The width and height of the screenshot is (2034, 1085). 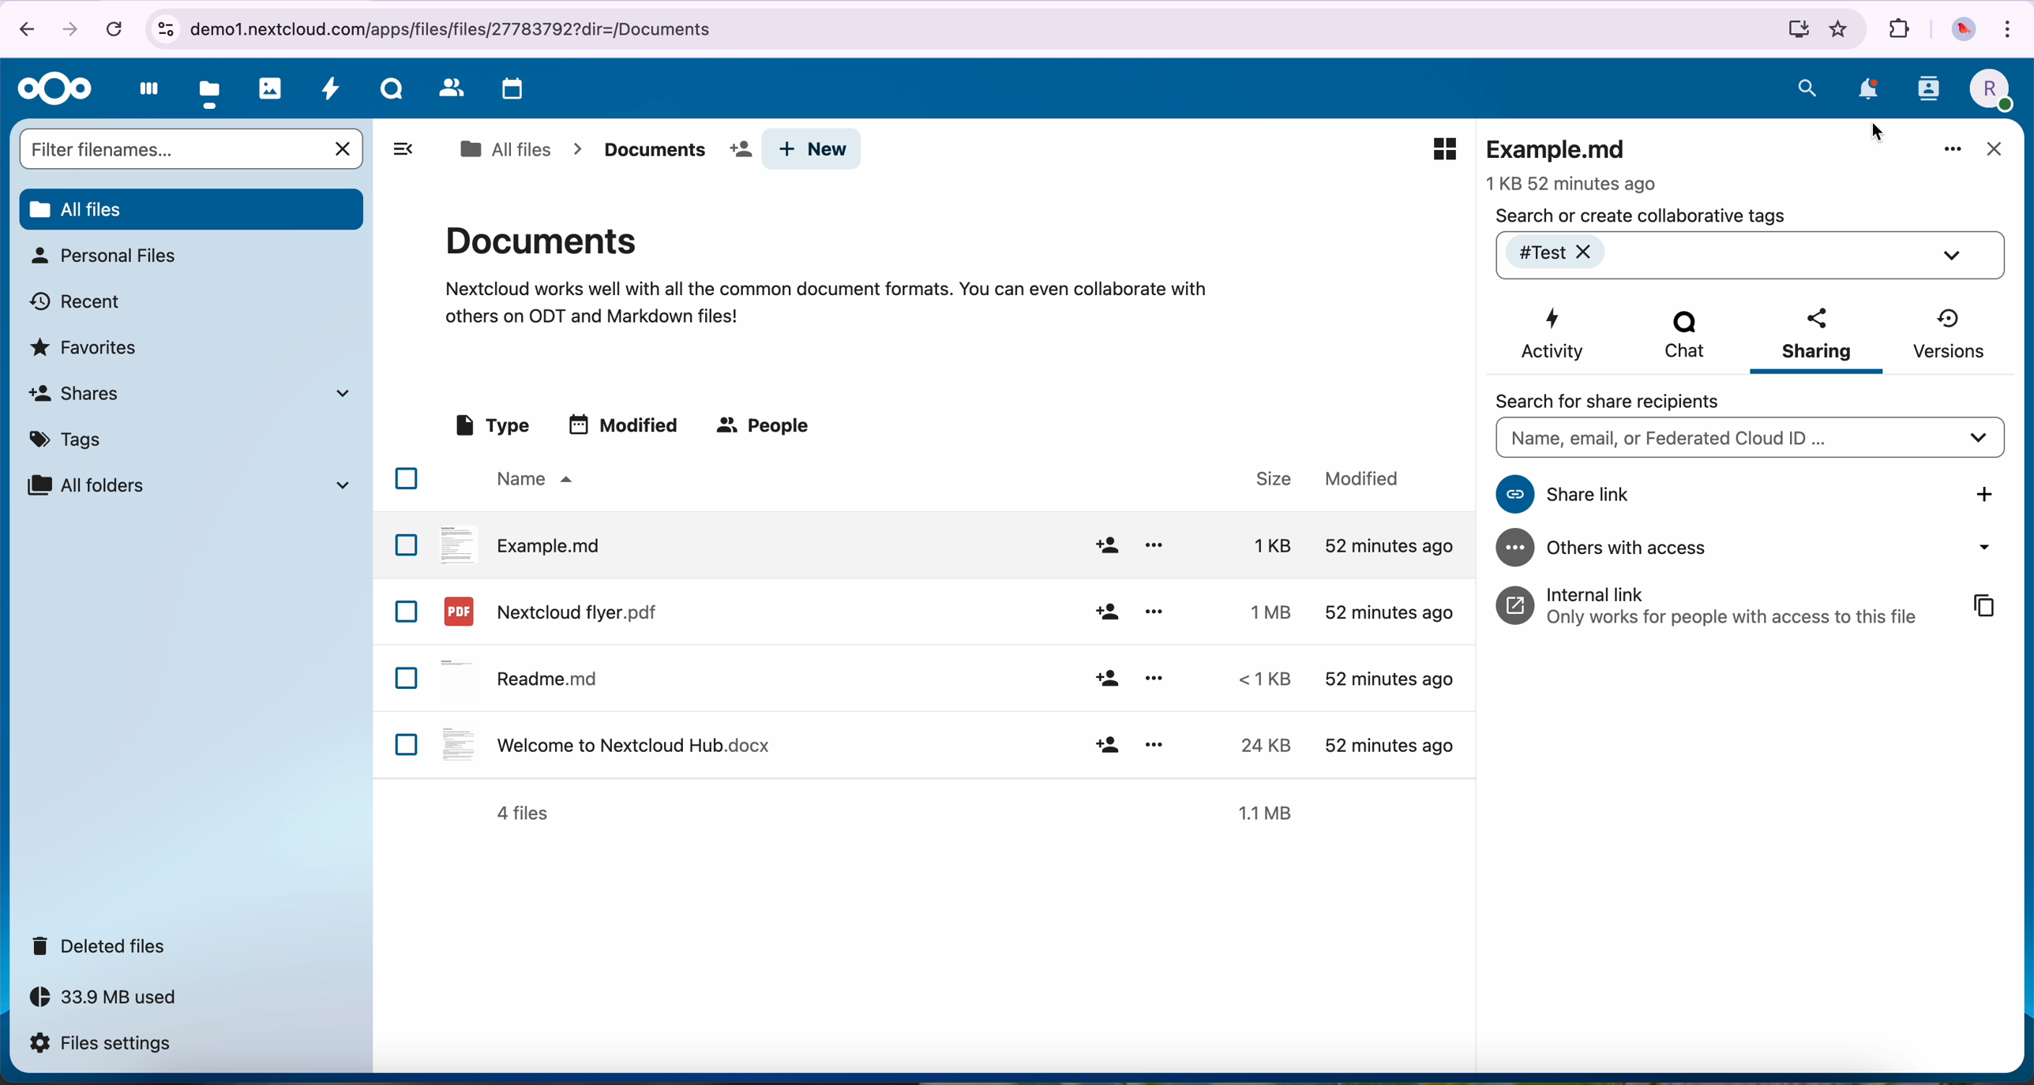 What do you see at coordinates (522, 543) in the screenshot?
I see `example.md` at bounding box center [522, 543].